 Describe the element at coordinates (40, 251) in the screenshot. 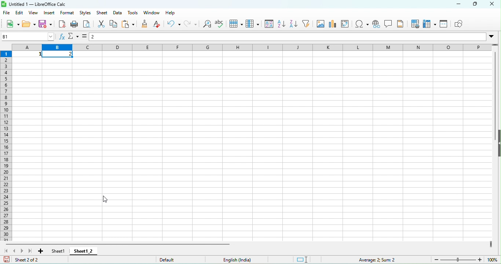

I see `add sheet` at that location.